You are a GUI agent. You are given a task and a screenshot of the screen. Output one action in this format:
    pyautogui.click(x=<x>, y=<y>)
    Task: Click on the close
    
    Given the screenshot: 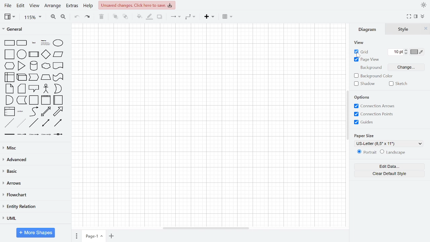 What is the action you would take?
    pyautogui.click(x=426, y=29)
    